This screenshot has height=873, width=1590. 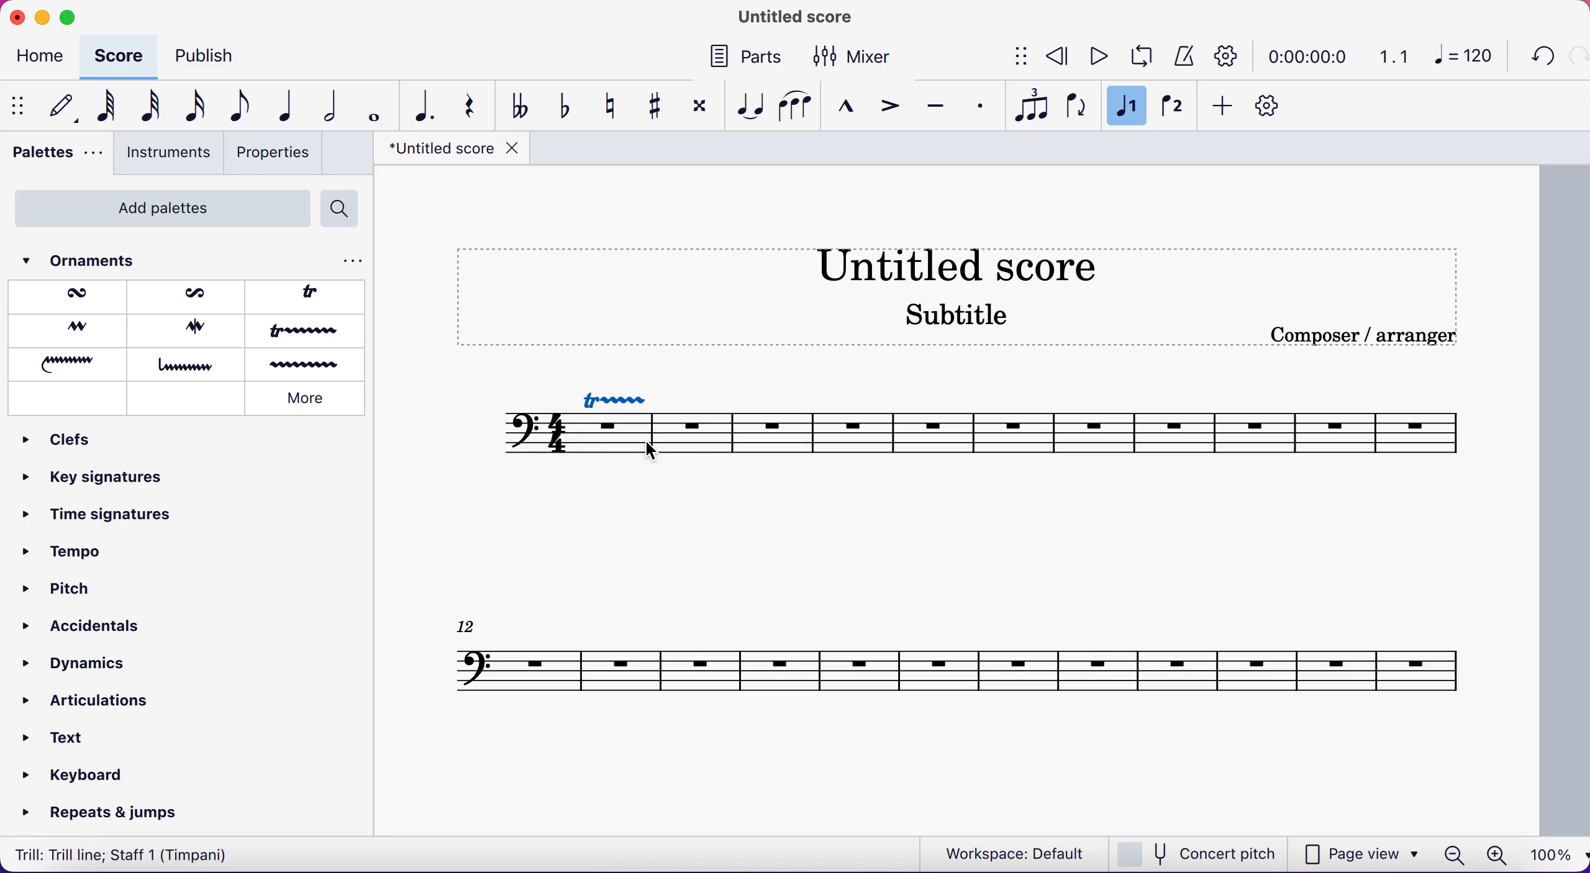 What do you see at coordinates (93, 702) in the screenshot?
I see `articulations` at bounding box center [93, 702].